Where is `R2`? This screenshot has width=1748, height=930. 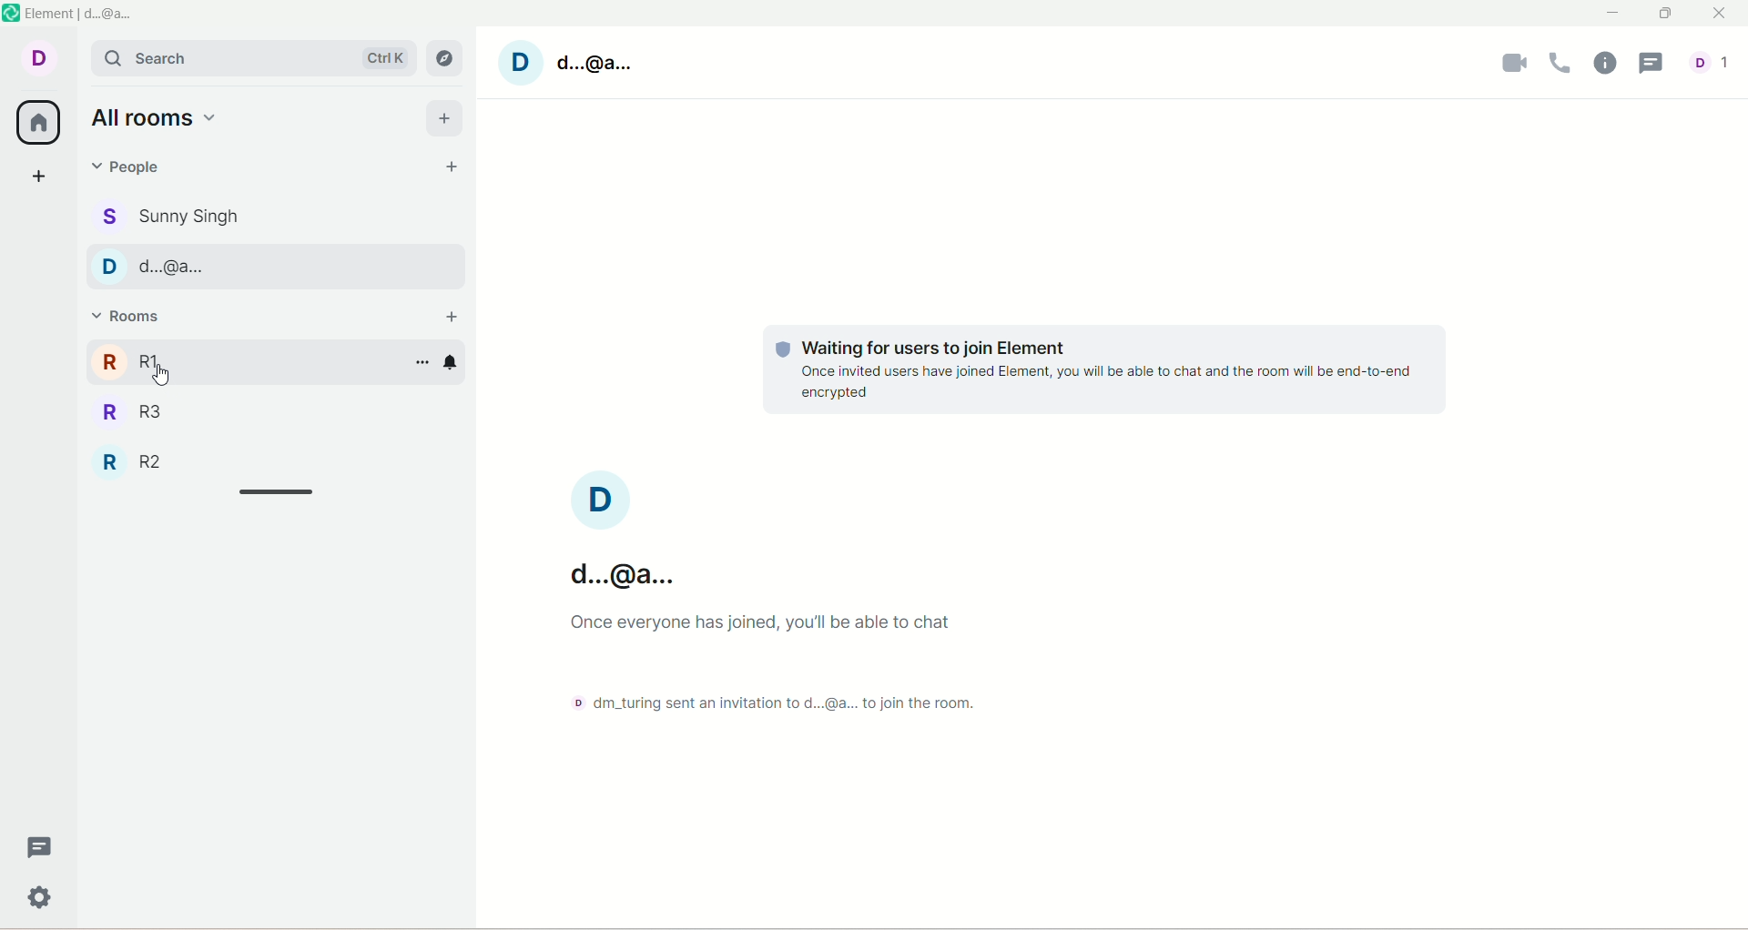
R2 is located at coordinates (141, 457).